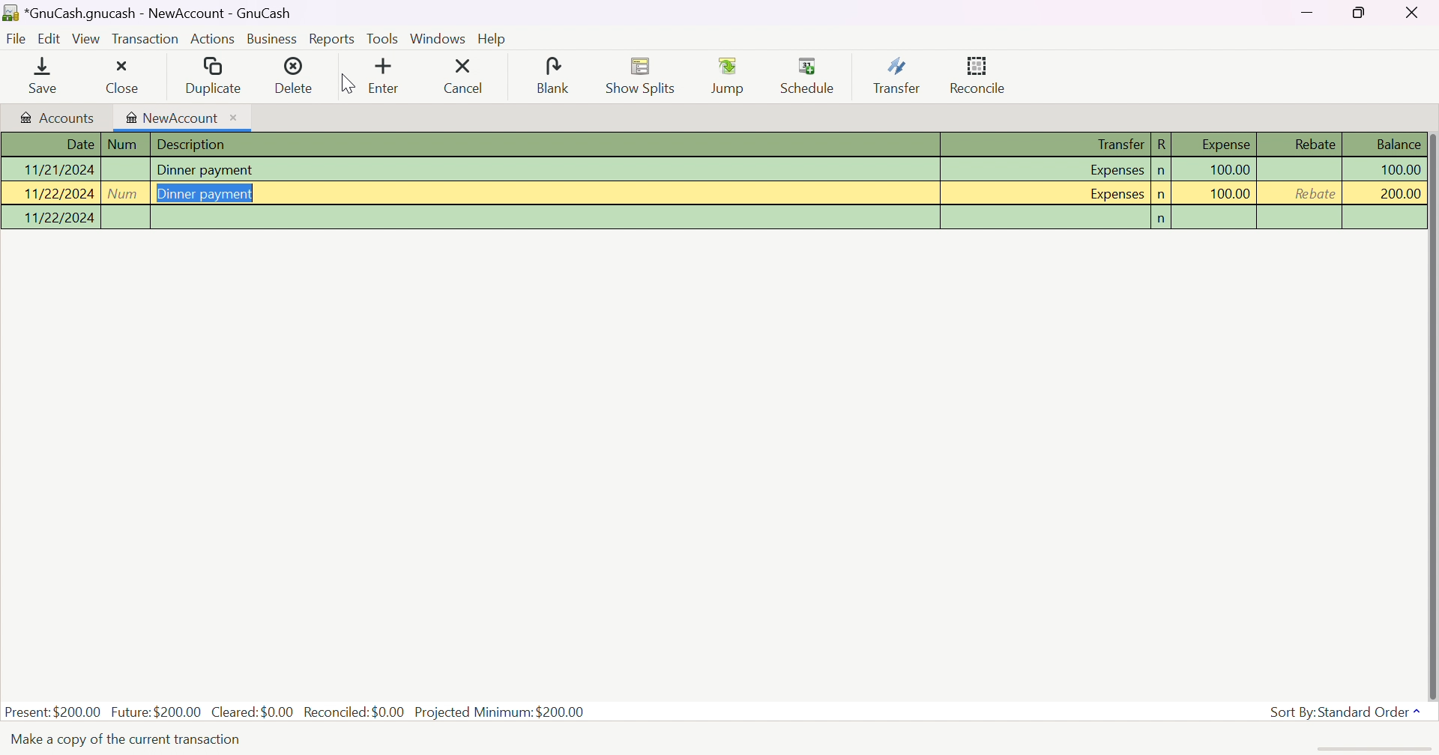 The height and width of the screenshot is (755, 1439). What do you see at coordinates (1306, 10) in the screenshot?
I see `Minimize` at bounding box center [1306, 10].